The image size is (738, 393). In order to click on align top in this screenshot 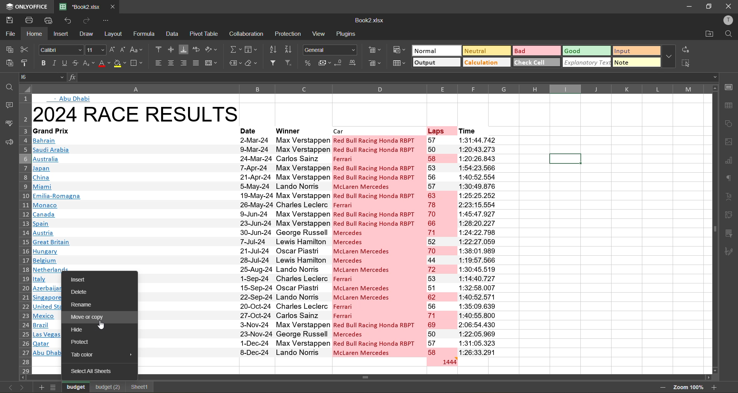, I will do `click(158, 48)`.